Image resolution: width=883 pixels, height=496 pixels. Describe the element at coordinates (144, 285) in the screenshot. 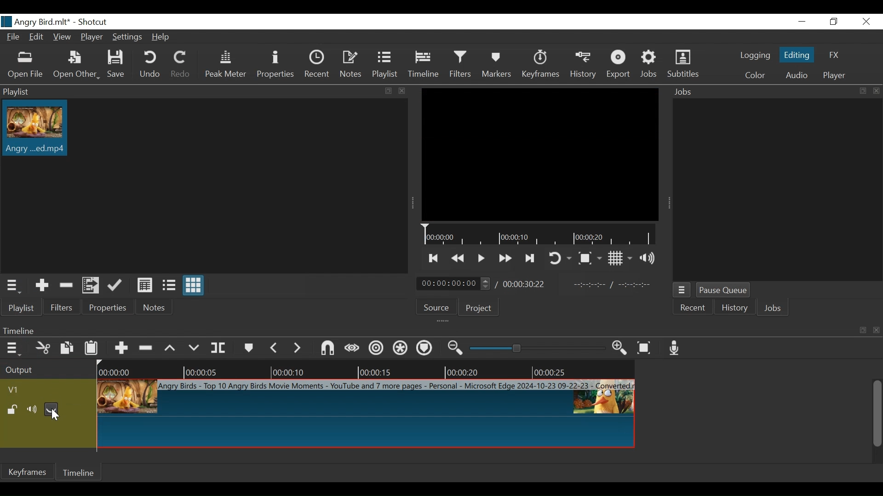

I see `View as details` at that location.